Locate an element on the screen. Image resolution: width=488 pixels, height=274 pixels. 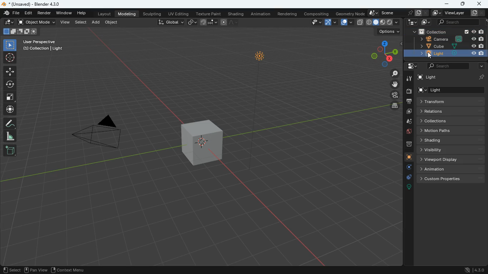
light is located at coordinates (450, 90).